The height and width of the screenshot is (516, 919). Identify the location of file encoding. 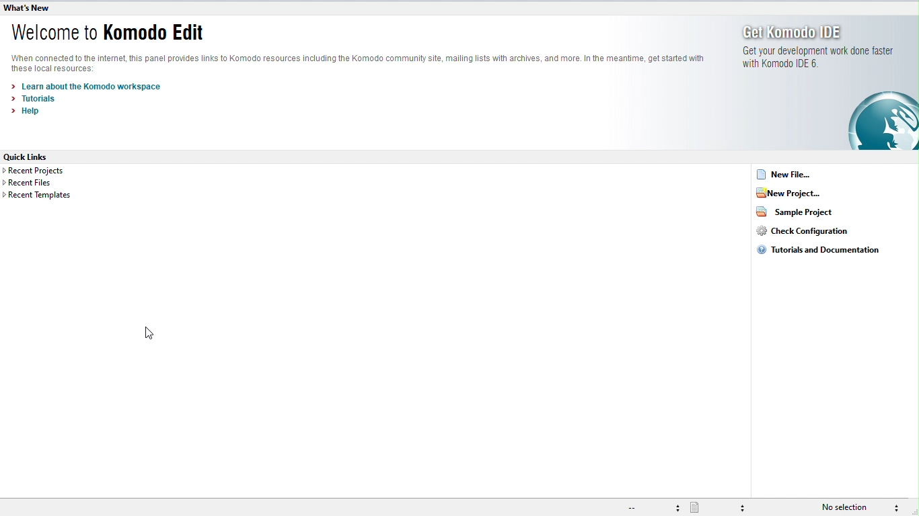
(655, 508).